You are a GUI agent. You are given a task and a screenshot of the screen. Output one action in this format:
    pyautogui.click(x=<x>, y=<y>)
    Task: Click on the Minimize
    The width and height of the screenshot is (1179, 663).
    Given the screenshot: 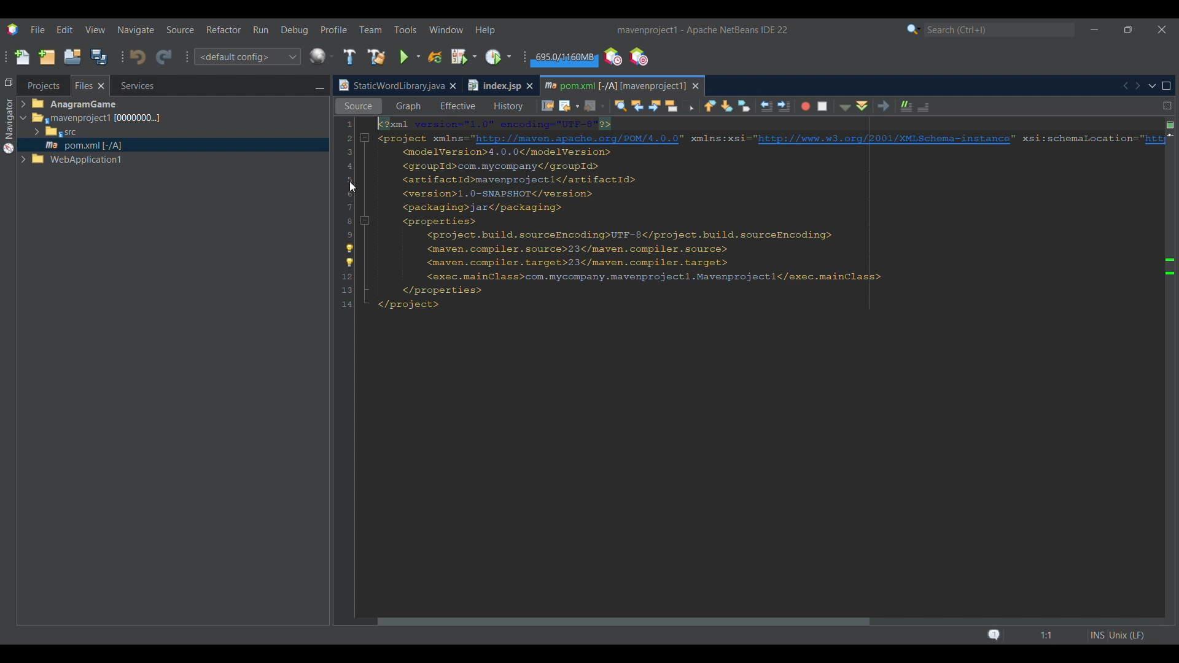 What is the action you would take?
    pyautogui.click(x=1094, y=30)
    